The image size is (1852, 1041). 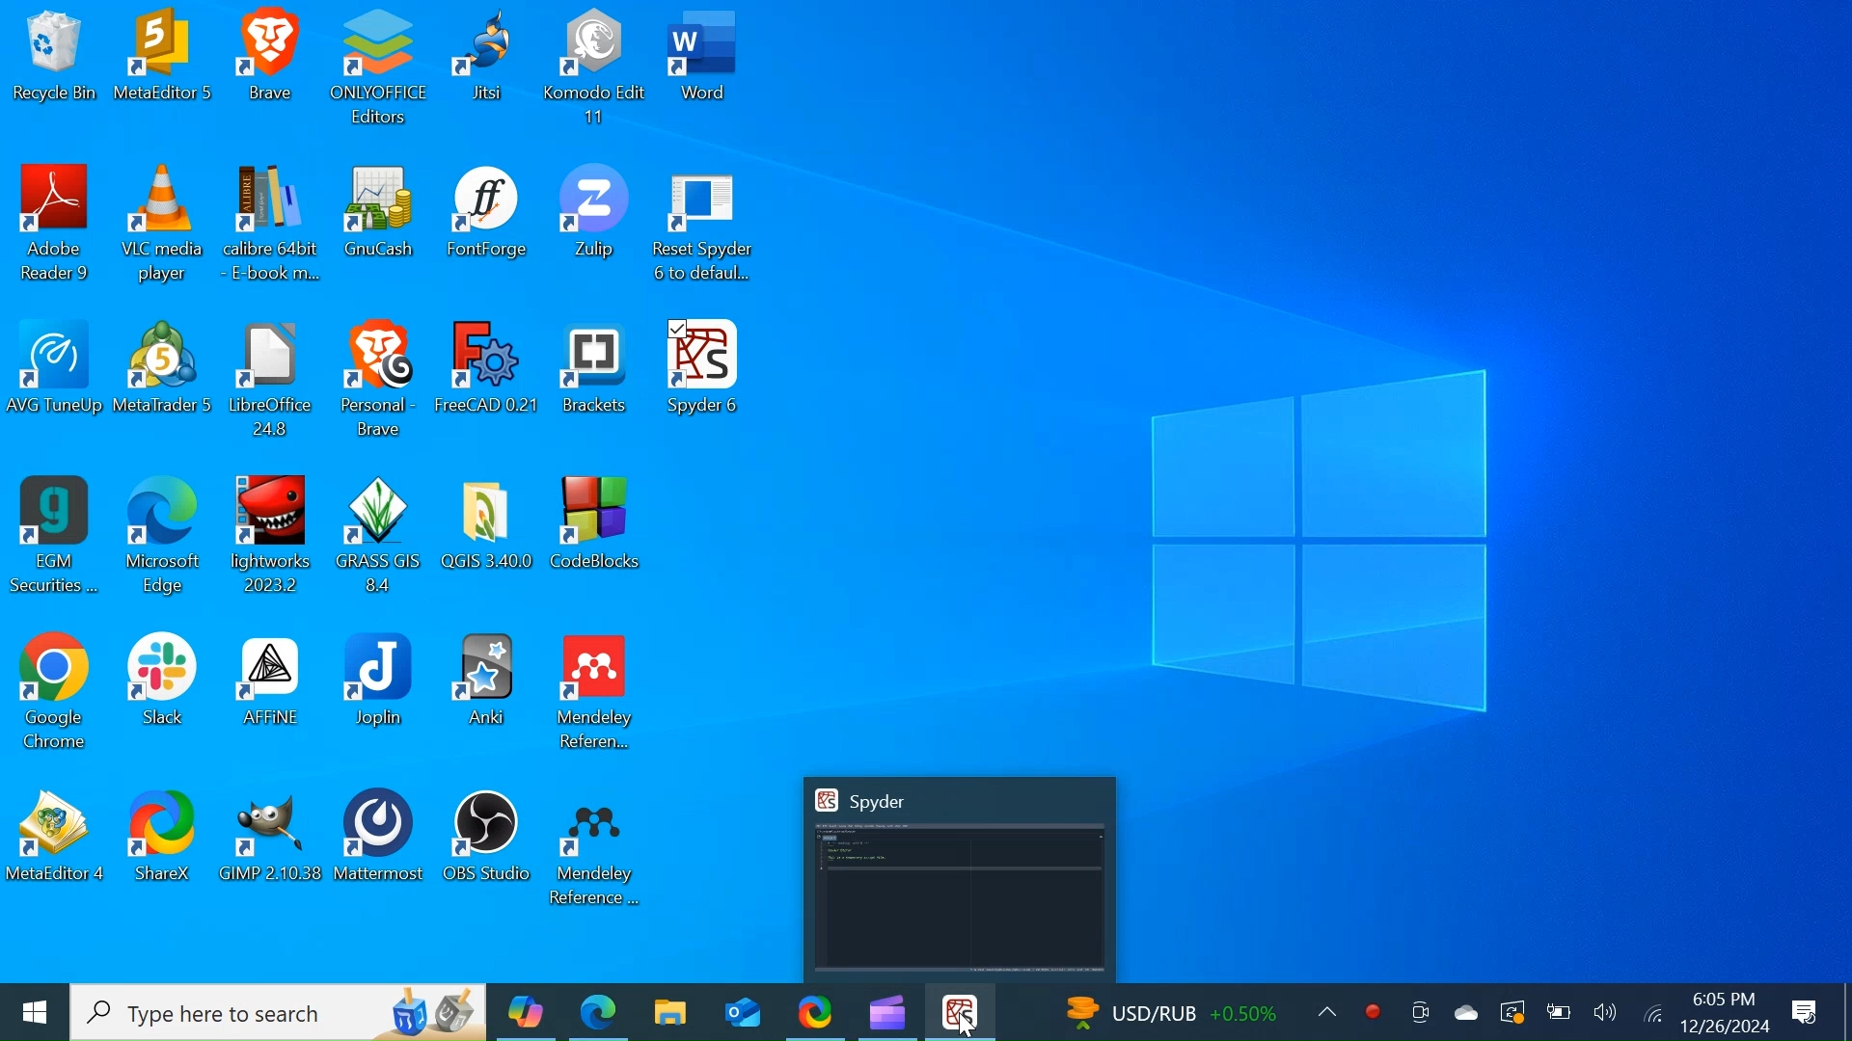 What do you see at coordinates (962, 1012) in the screenshot?
I see `Spyder Desktop Icon` at bounding box center [962, 1012].